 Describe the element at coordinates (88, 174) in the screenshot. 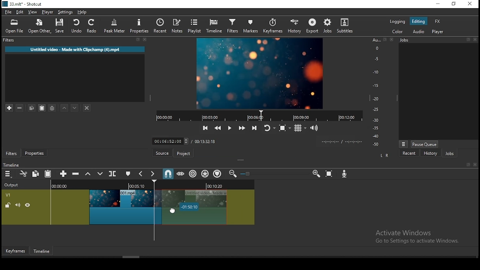

I see `lift` at that location.